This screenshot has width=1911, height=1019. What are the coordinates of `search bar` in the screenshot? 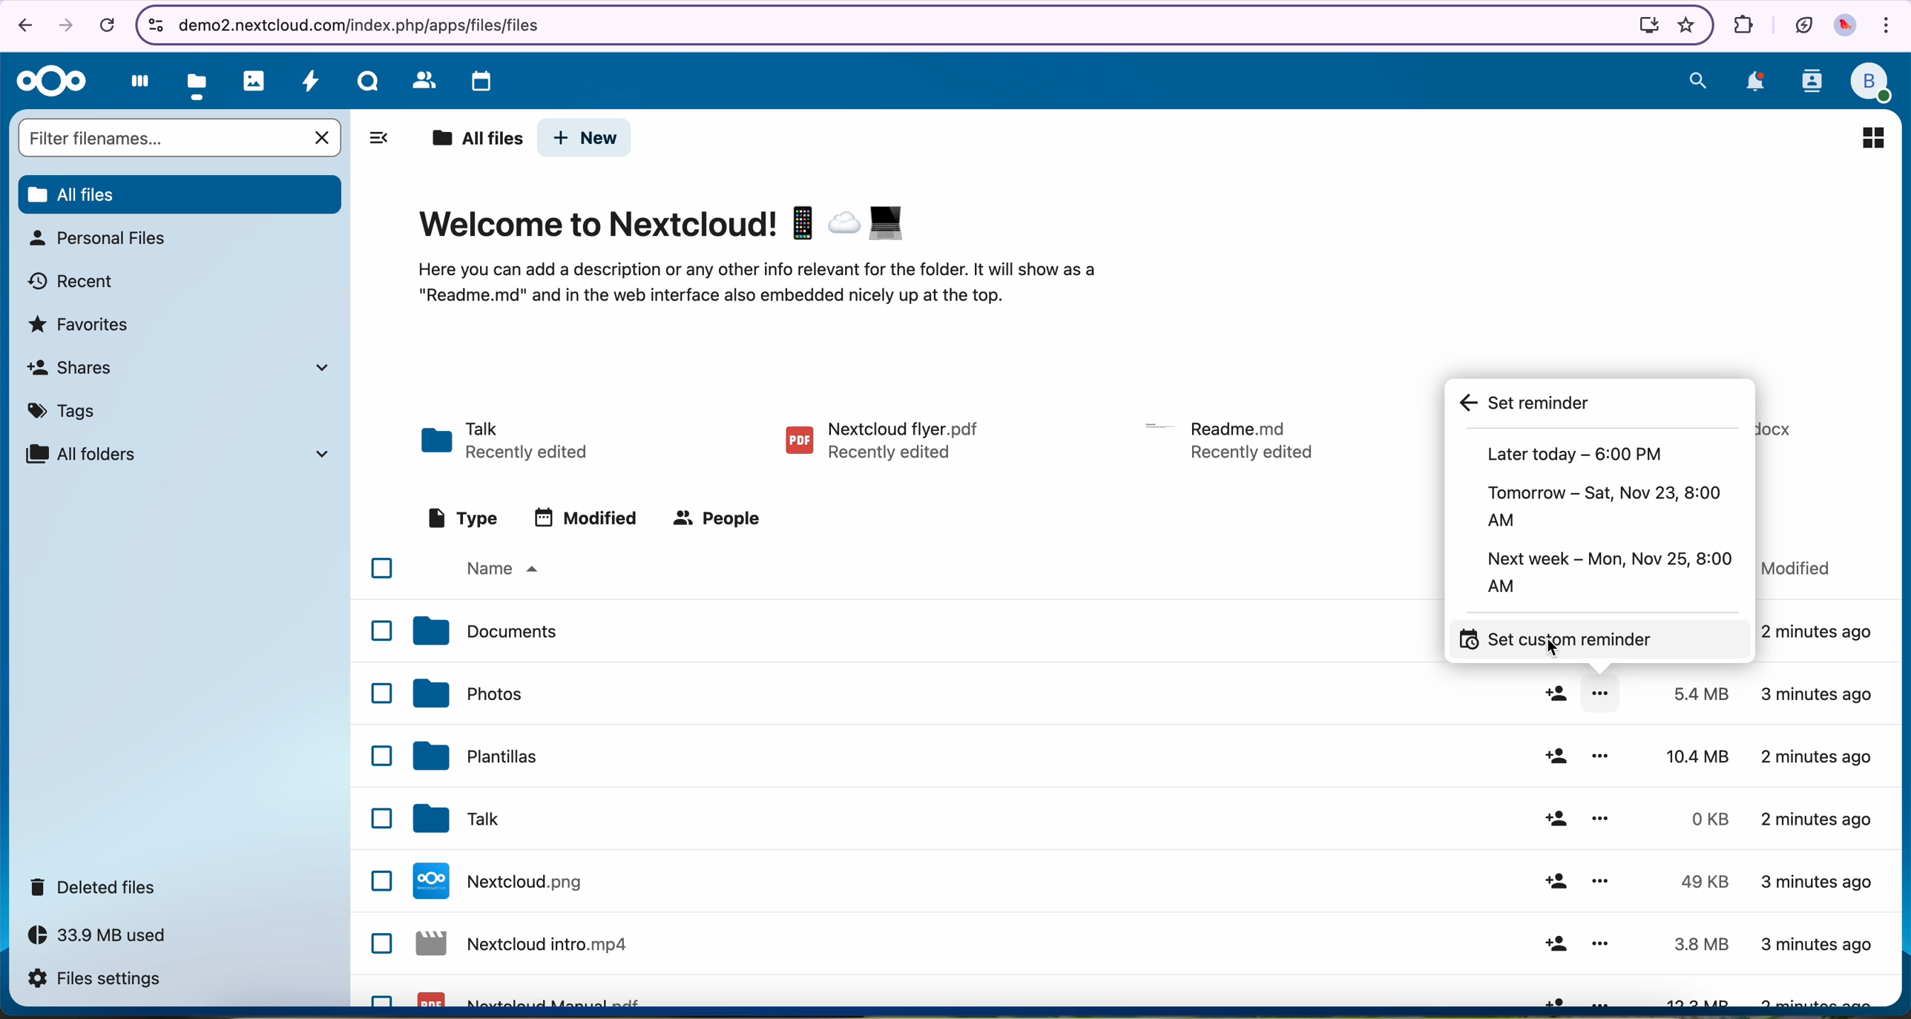 It's located at (177, 136).